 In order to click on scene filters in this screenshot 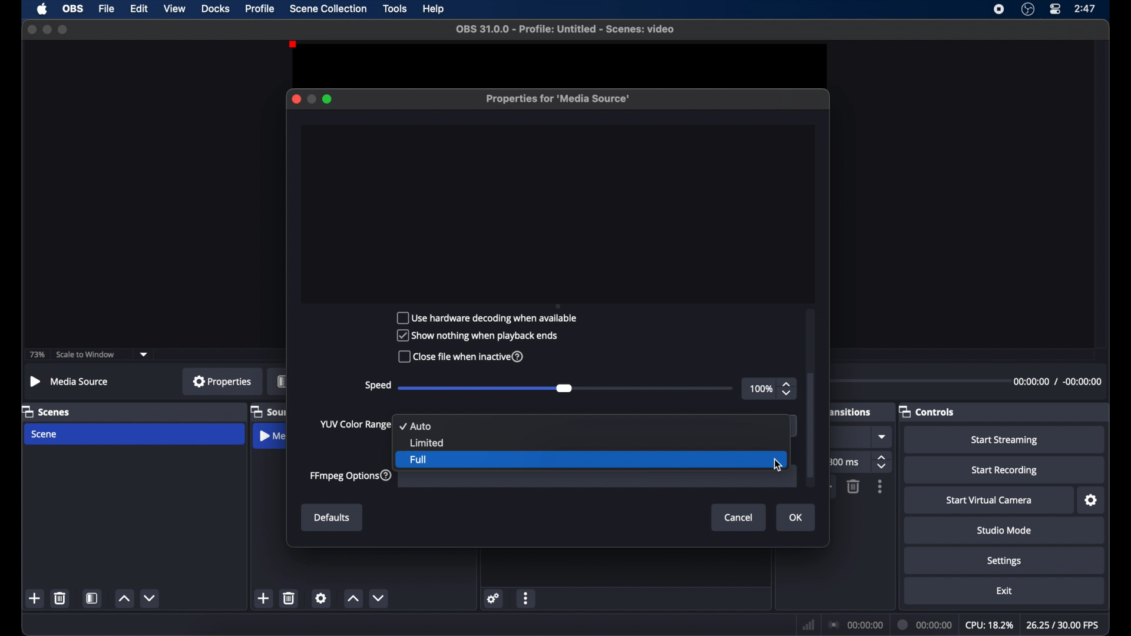, I will do `click(92, 598)`.